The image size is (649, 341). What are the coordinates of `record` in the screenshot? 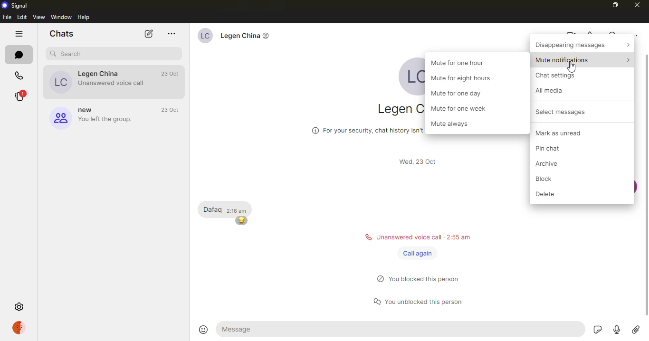 It's located at (618, 331).